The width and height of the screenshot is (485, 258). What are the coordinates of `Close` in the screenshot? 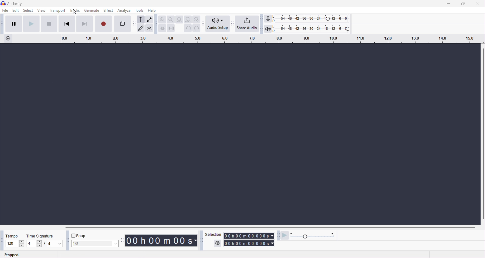 It's located at (479, 4).